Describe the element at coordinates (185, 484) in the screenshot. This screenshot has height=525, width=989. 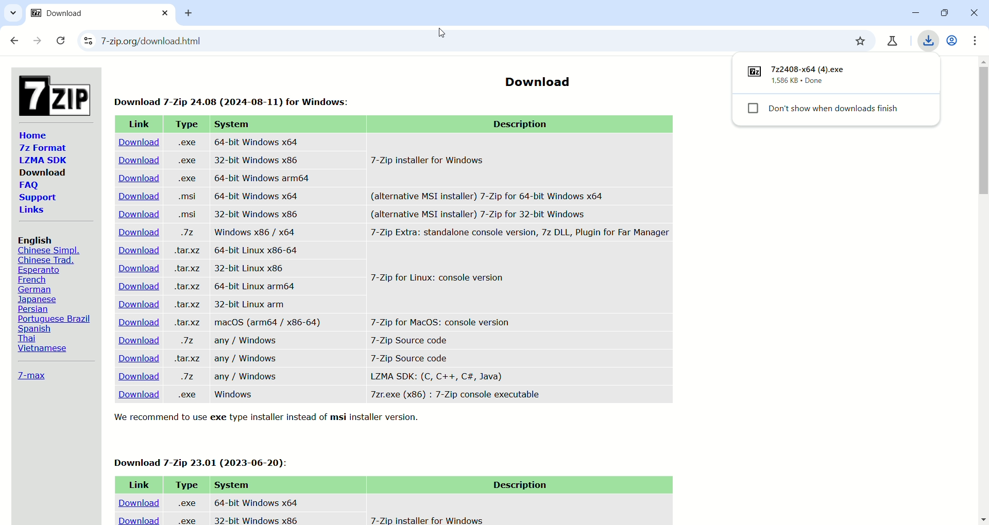
I see `Type` at that location.